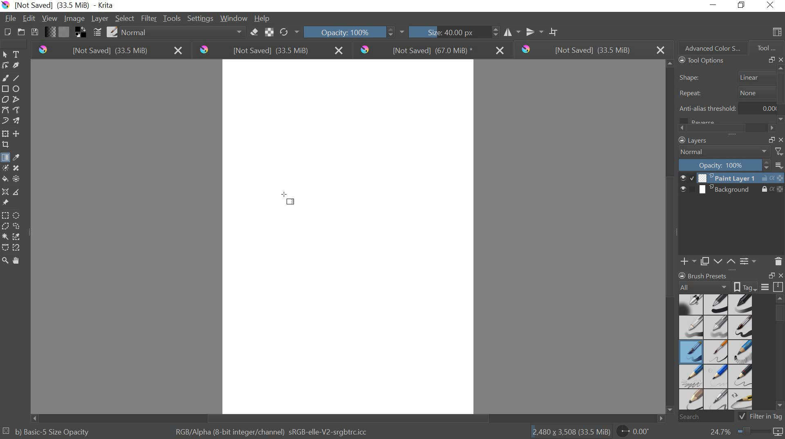 The width and height of the screenshot is (785, 439). I want to click on similar color selection, so click(18, 237).